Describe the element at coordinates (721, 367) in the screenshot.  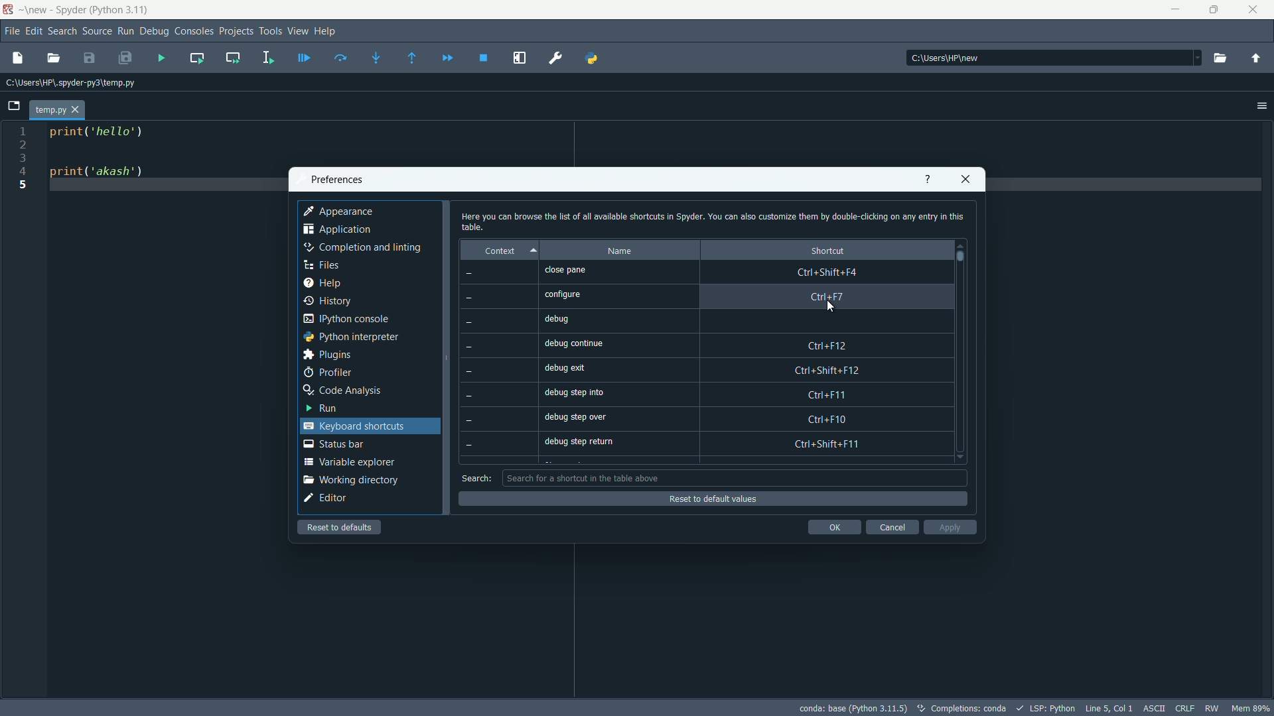
I see `debug exit Ctrl+Shift+F12` at that location.